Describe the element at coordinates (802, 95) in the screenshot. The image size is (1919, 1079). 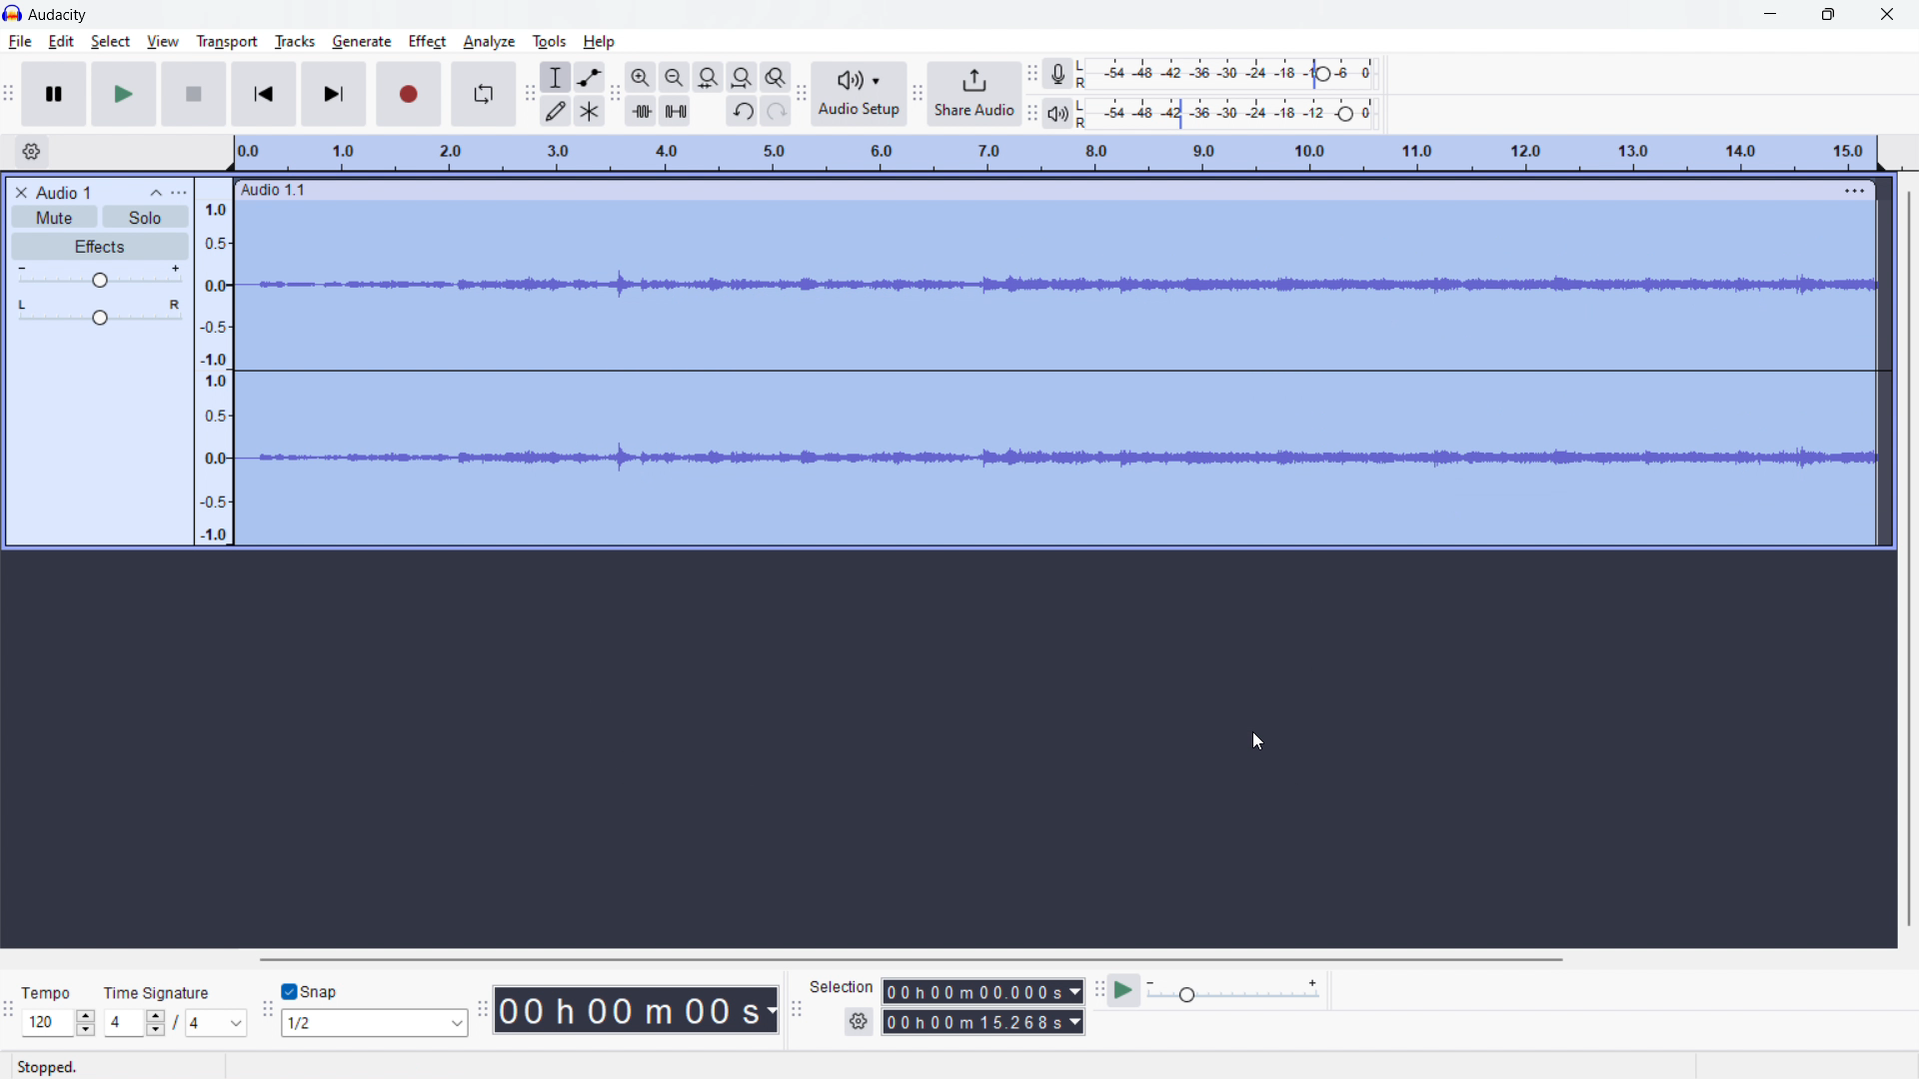
I see `Audio setup toolbar` at that location.